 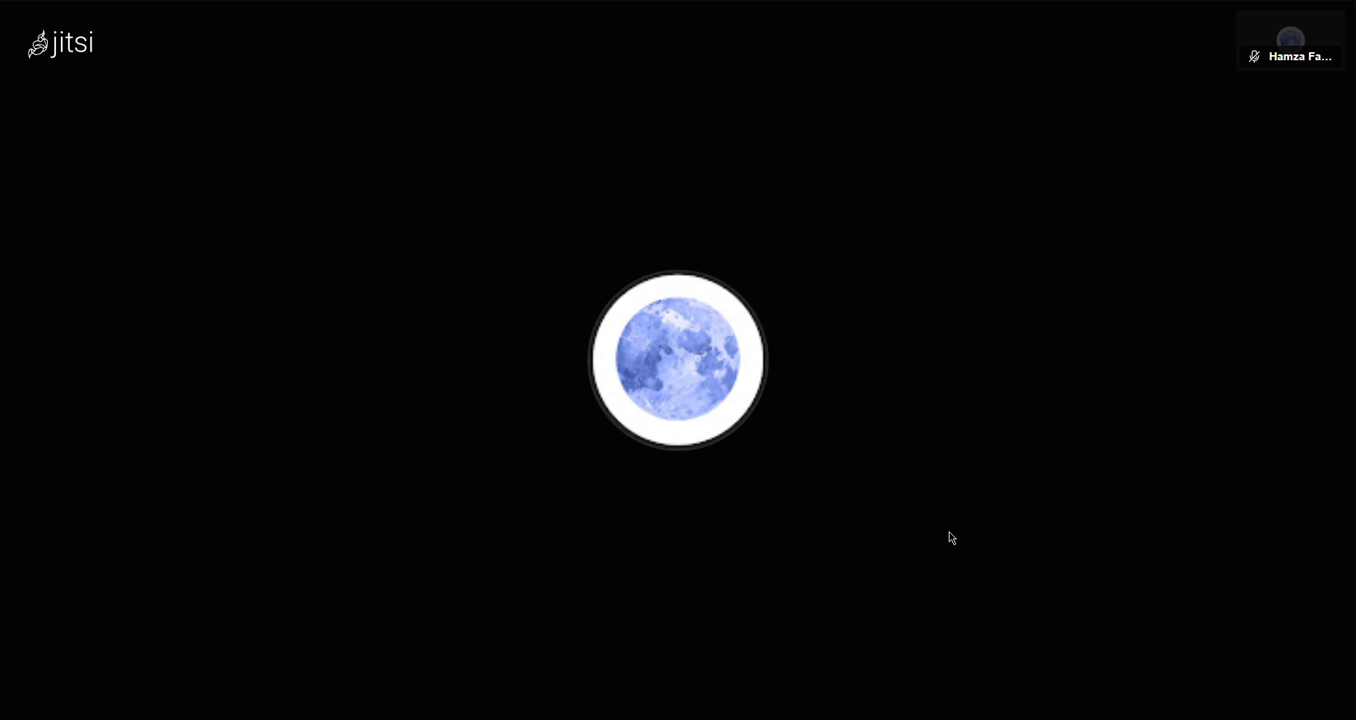 What do you see at coordinates (75, 44) in the screenshot?
I see `jitsi` at bounding box center [75, 44].